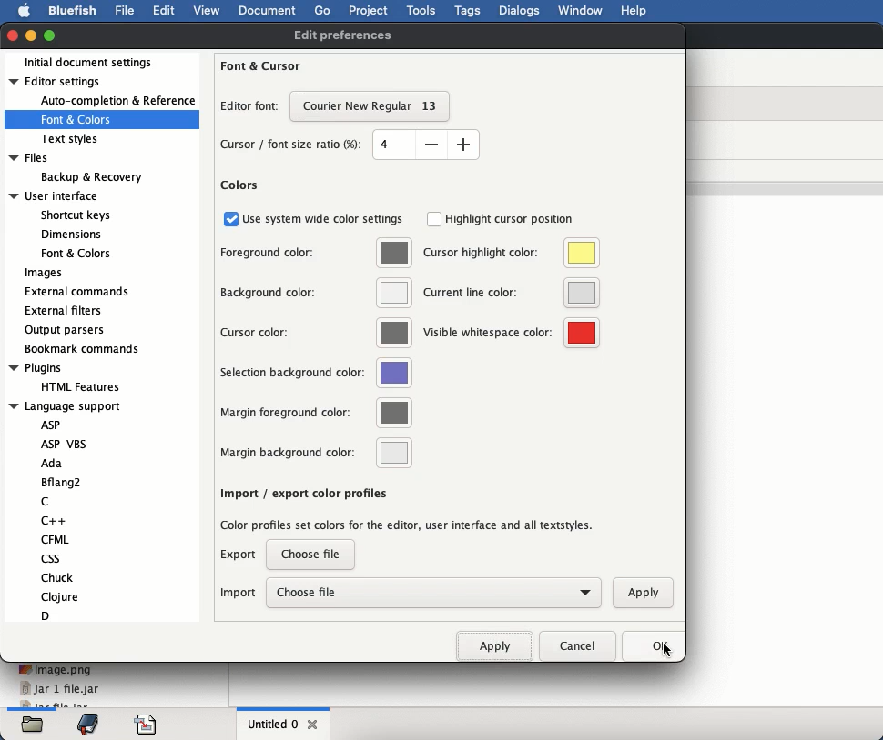  What do you see at coordinates (313, 492) in the screenshot?
I see `insert spaces instead of tabs` at bounding box center [313, 492].